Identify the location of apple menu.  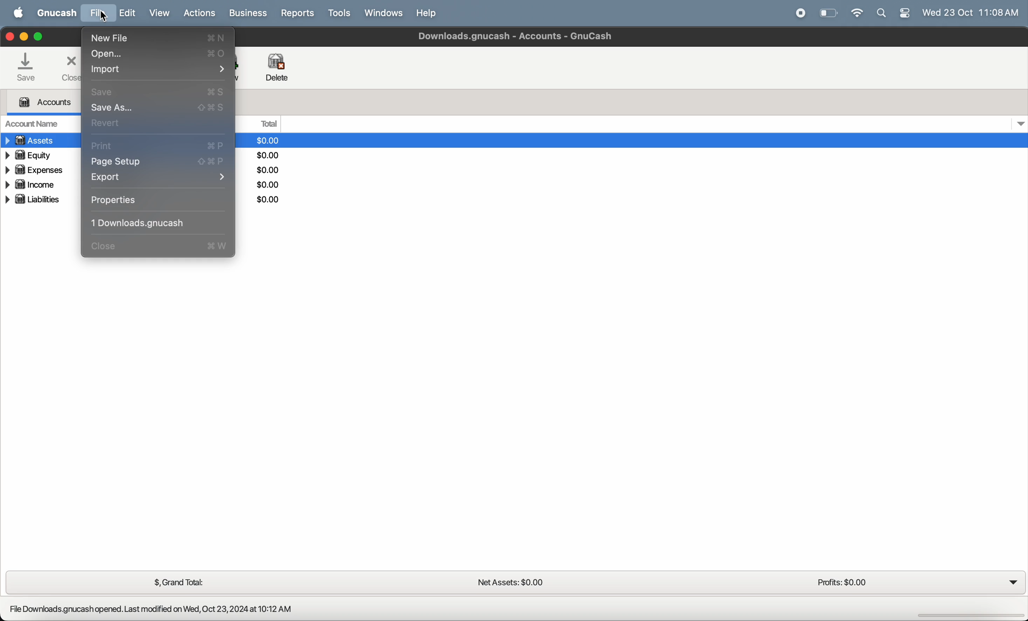
(14, 13).